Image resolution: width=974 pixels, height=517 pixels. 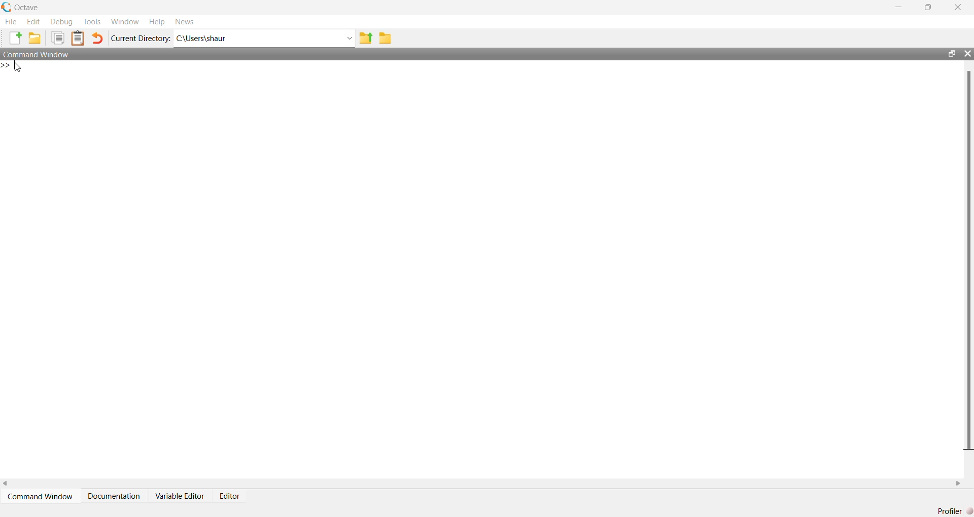 What do you see at coordinates (6, 484) in the screenshot?
I see `scroll left` at bounding box center [6, 484].